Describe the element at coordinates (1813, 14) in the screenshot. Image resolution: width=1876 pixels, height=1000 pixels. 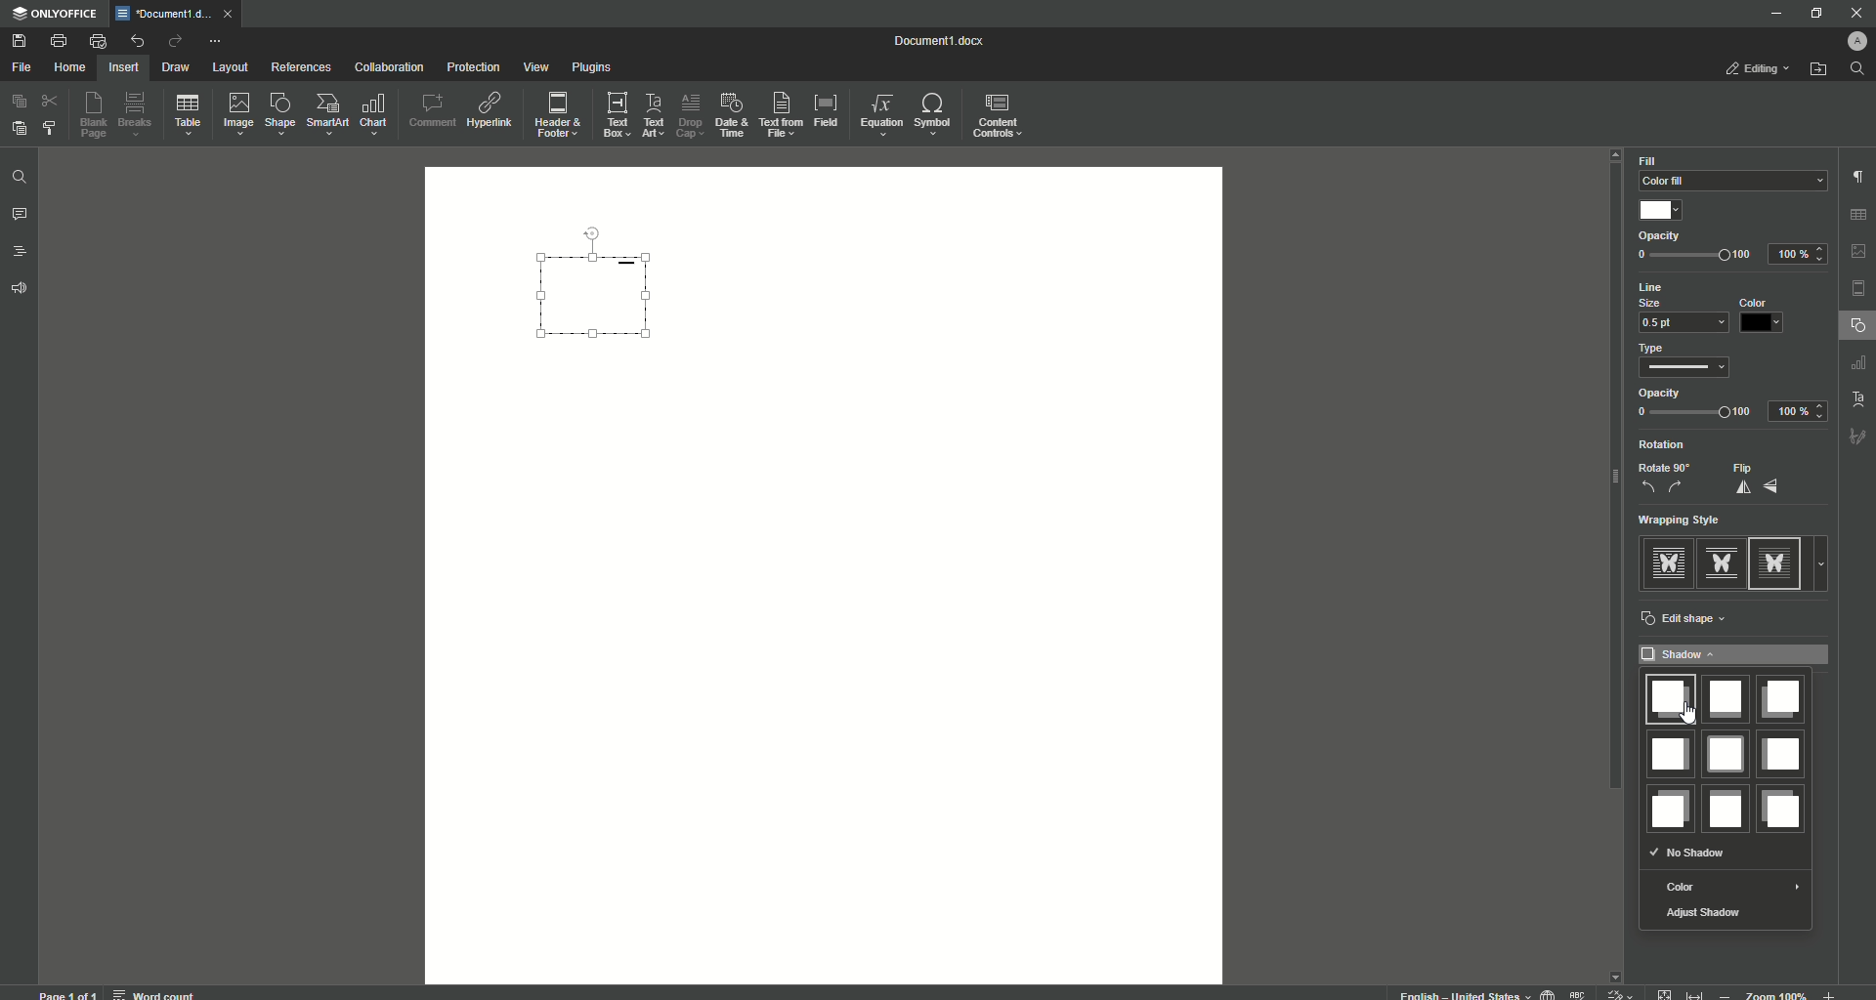
I see `Restore` at that location.